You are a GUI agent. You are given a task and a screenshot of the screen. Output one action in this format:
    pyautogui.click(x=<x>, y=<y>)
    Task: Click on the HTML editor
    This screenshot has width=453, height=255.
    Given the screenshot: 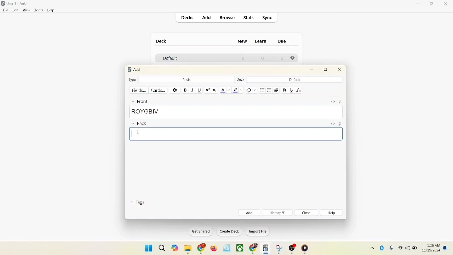 What is the action you would take?
    pyautogui.click(x=333, y=101)
    